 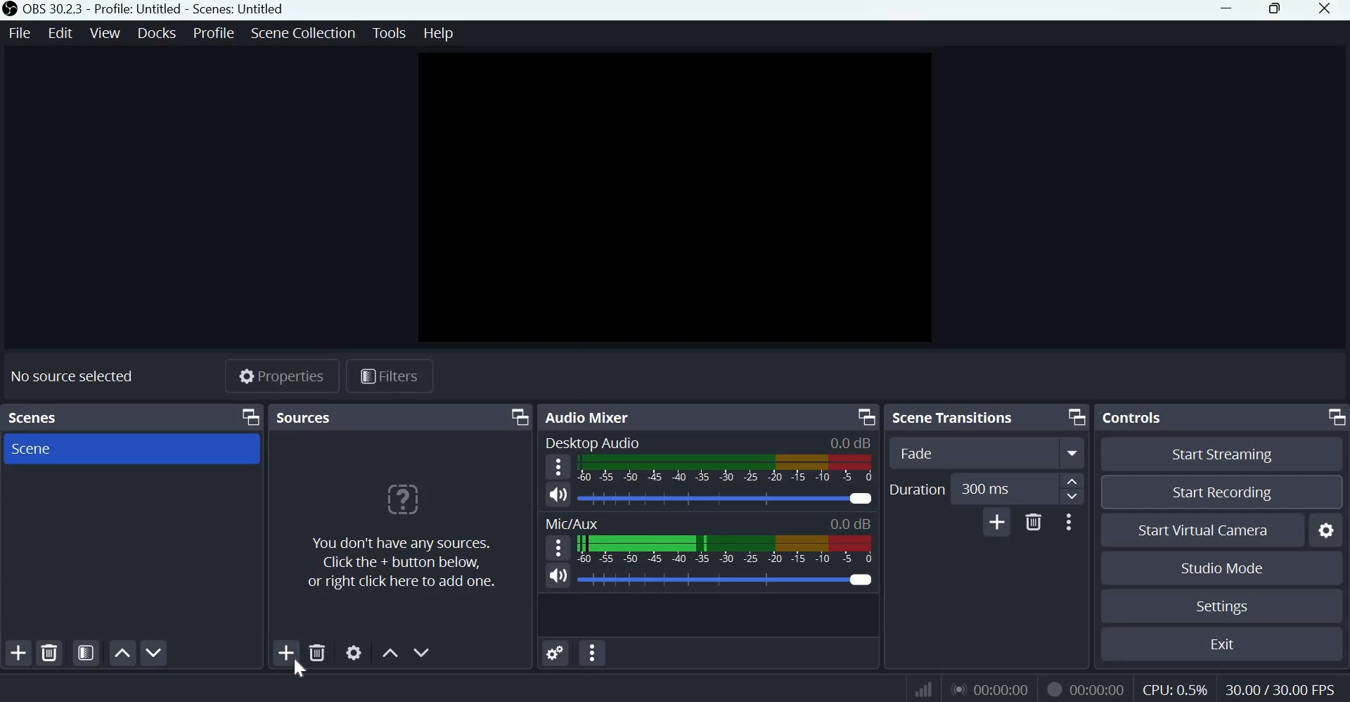 What do you see at coordinates (553, 652) in the screenshot?
I see `Advanced Audio Properties` at bounding box center [553, 652].